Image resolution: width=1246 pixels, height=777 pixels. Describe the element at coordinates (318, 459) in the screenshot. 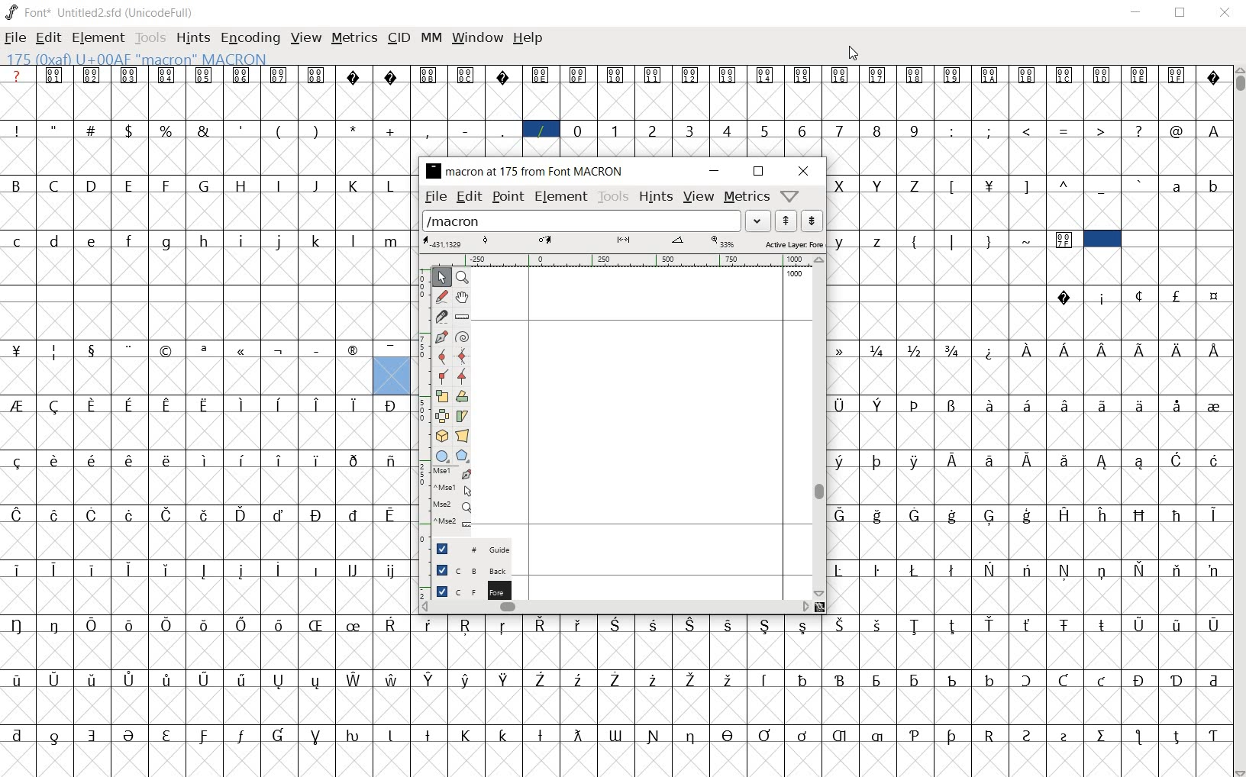

I see `Symbol` at that location.